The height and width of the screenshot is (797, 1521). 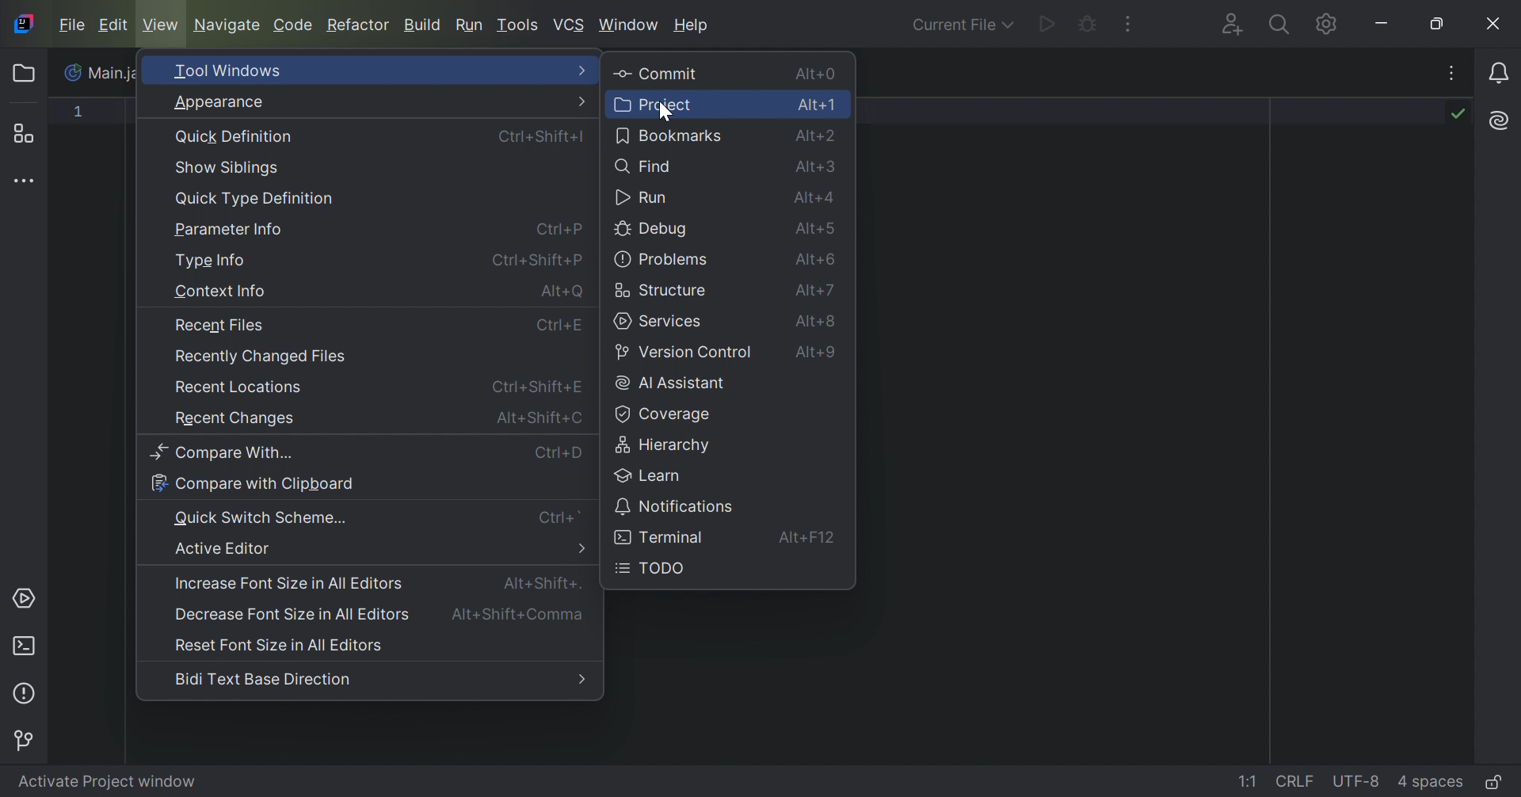 What do you see at coordinates (262, 679) in the screenshot?
I see `Bidi Text Base Direction` at bounding box center [262, 679].